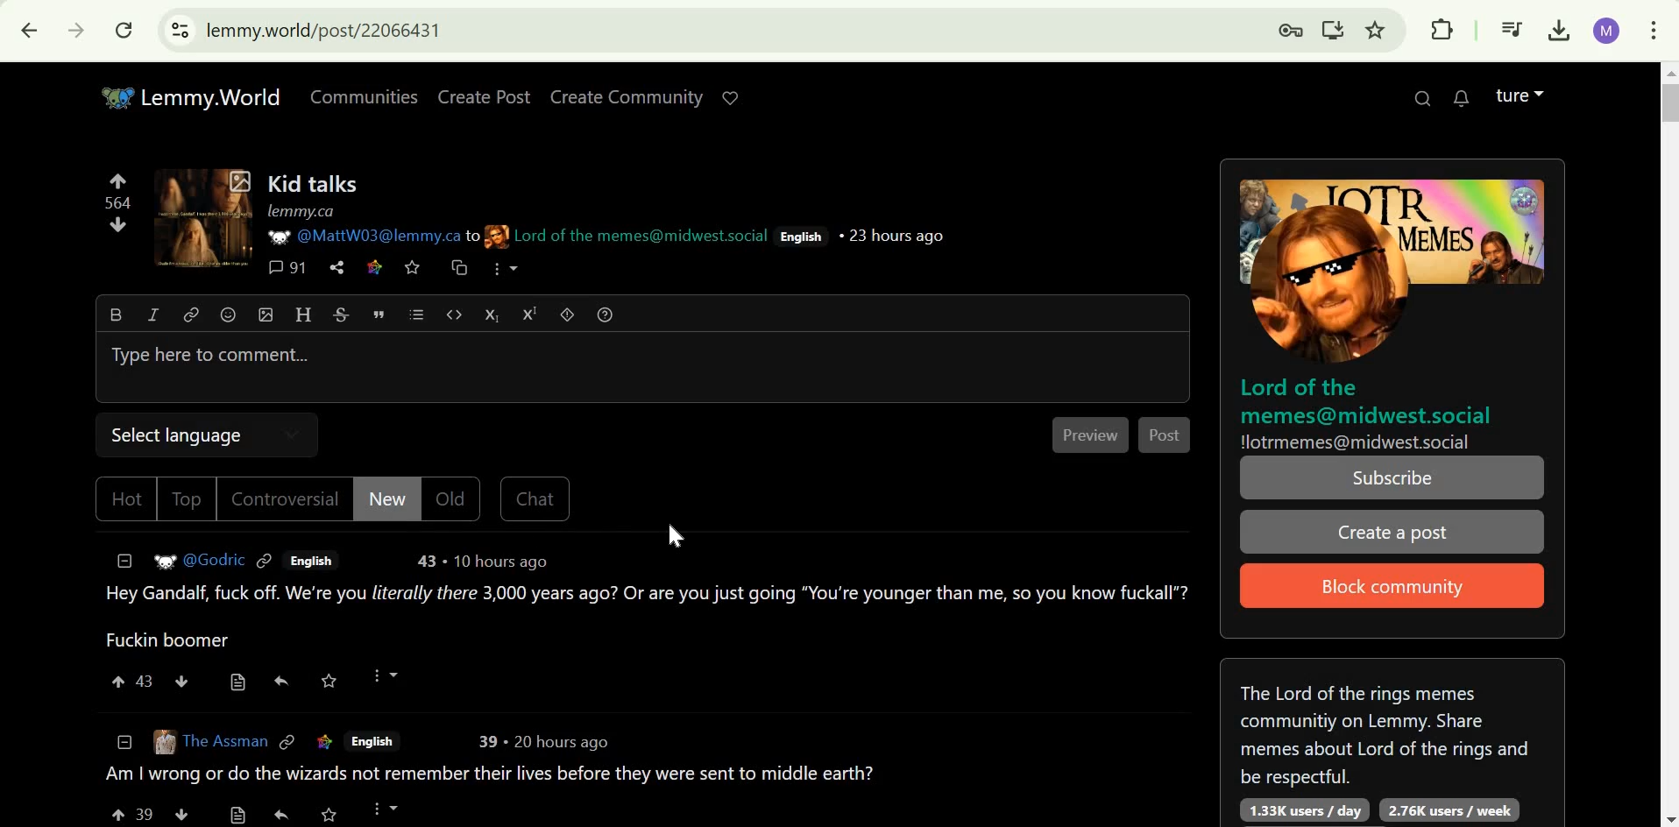 Image resolution: width=1679 pixels, height=827 pixels. Describe the element at coordinates (336, 268) in the screenshot. I see `share` at that location.